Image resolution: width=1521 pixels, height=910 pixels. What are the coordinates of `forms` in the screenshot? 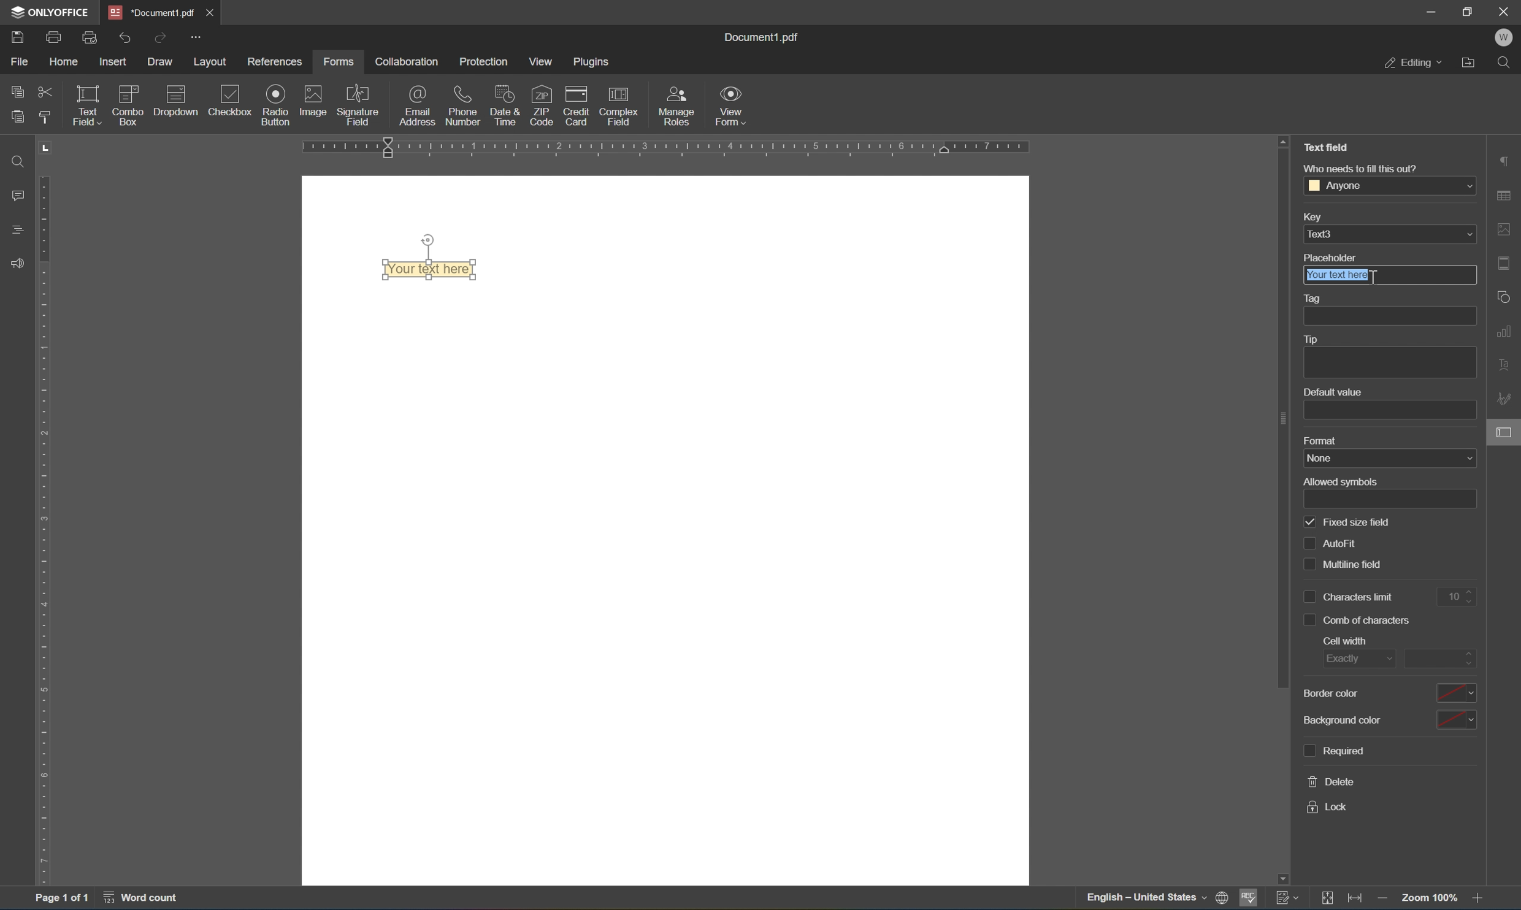 It's located at (339, 63).